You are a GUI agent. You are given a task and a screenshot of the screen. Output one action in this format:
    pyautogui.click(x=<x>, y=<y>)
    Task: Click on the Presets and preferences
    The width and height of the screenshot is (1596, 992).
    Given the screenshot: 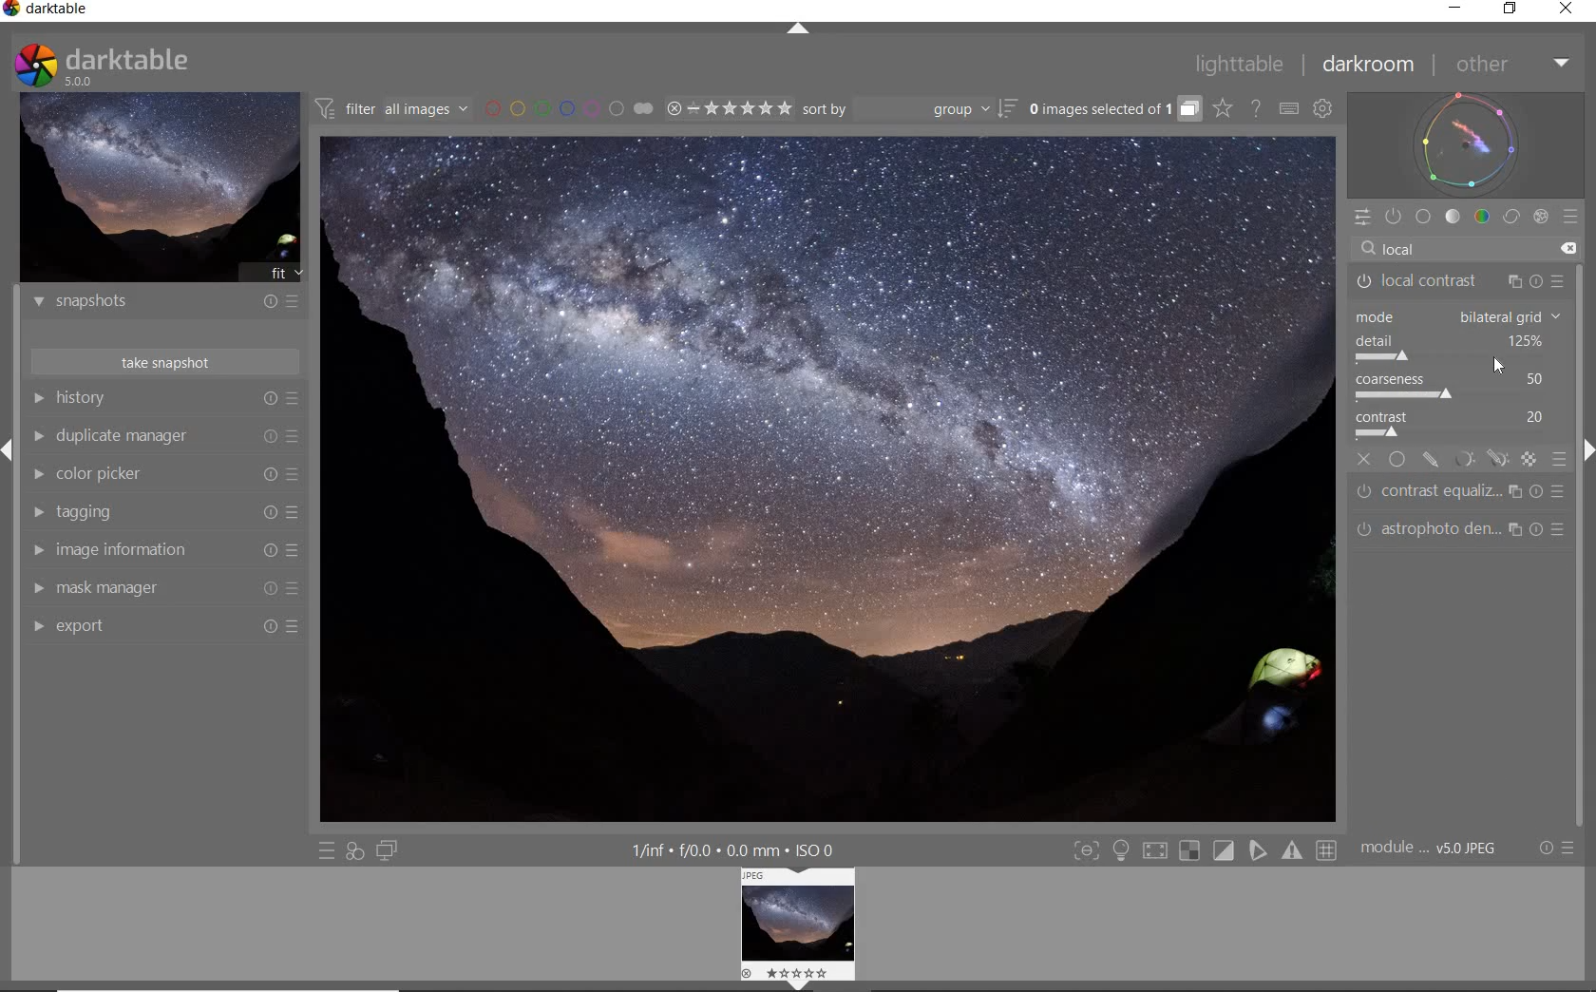 What is the action you would take?
    pyautogui.click(x=296, y=476)
    